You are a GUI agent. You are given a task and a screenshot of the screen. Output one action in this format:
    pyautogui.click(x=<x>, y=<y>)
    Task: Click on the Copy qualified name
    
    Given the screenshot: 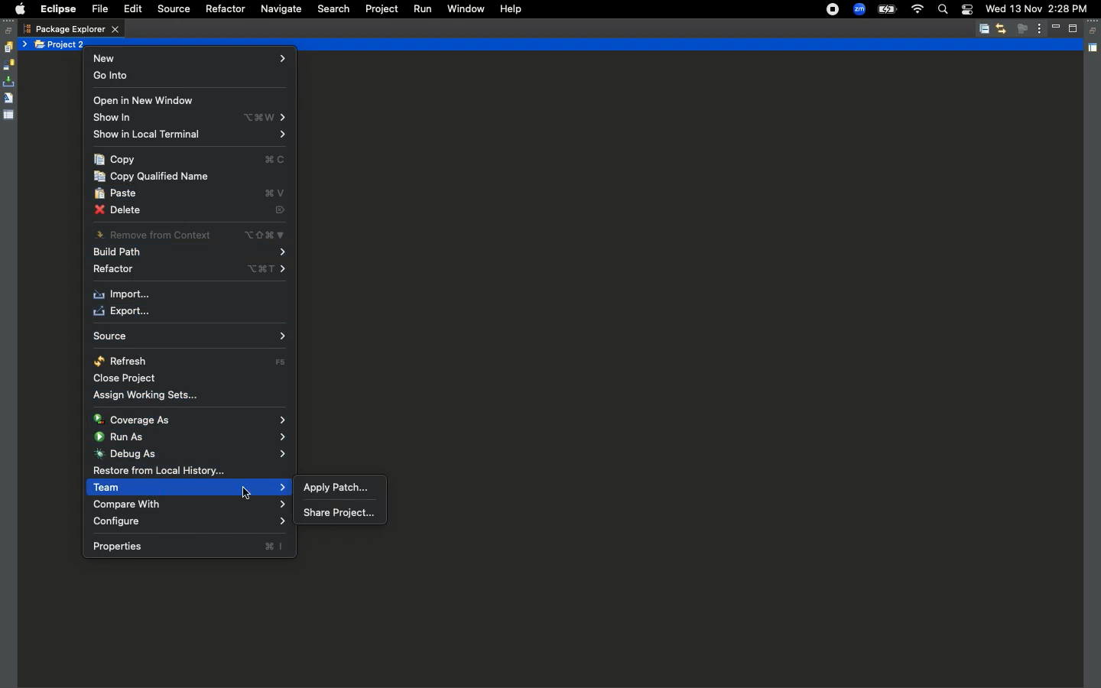 What is the action you would take?
    pyautogui.click(x=154, y=177)
    